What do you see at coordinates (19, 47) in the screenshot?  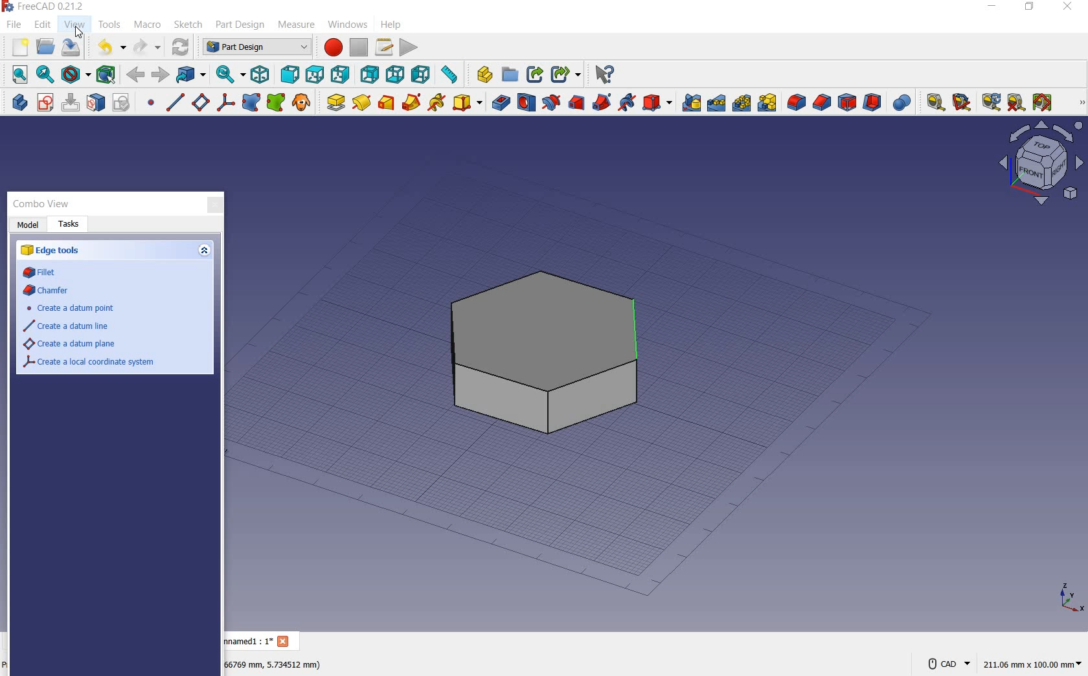 I see `new` at bounding box center [19, 47].